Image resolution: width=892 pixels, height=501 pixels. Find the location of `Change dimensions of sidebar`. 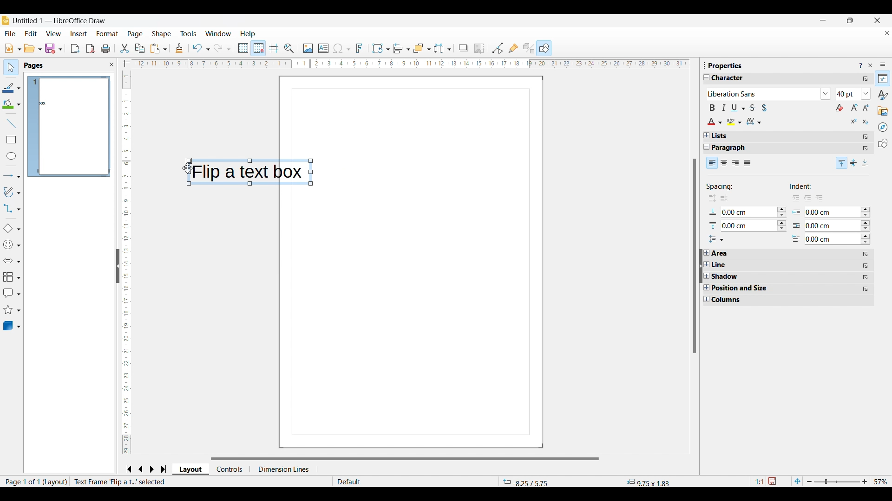

Change dimensions of sidebar is located at coordinates (705, 65).